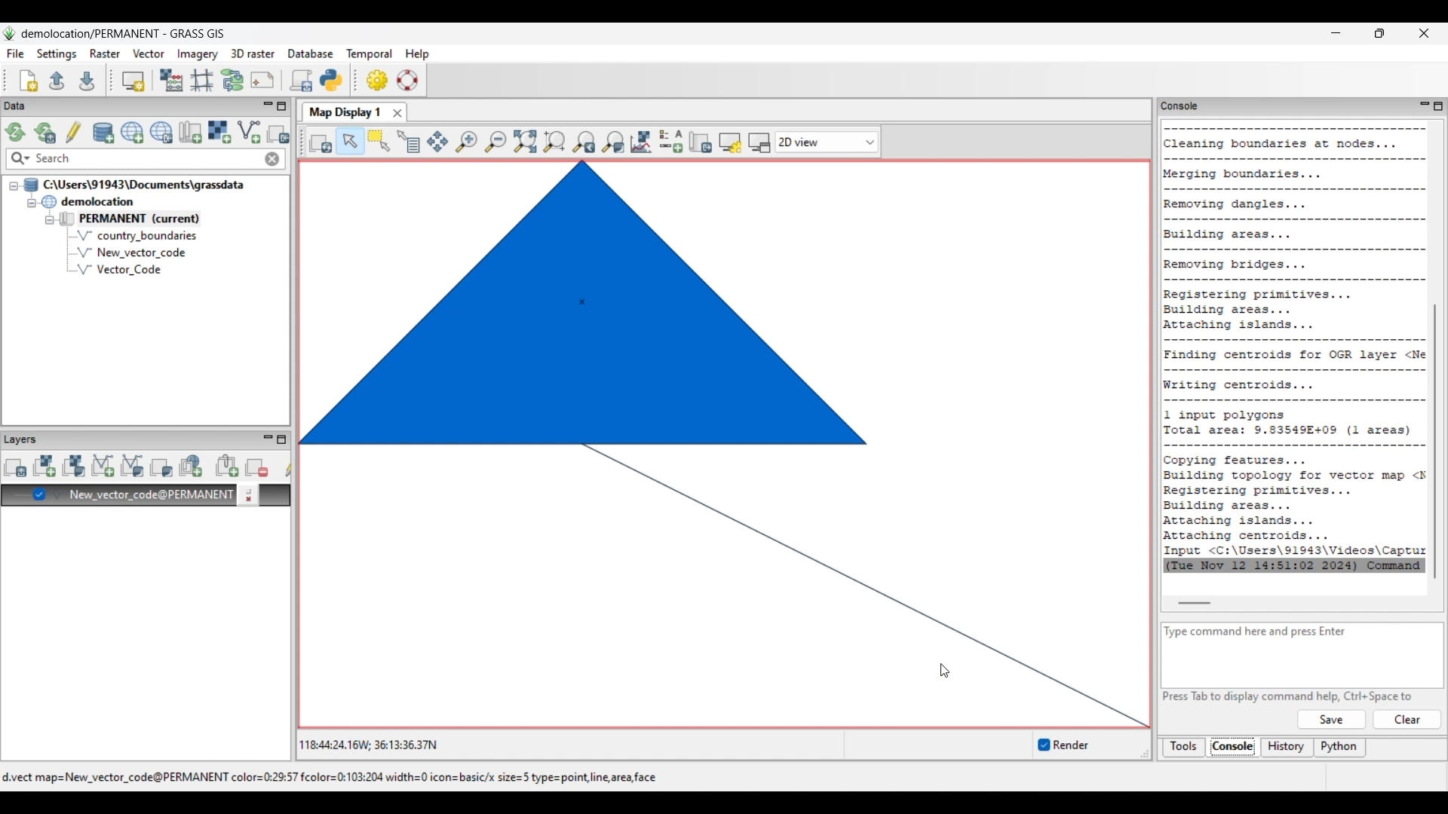 The image size is (1448, 814). I want to click on Download sample project (location) to current GRASS database, so click(161, 133).